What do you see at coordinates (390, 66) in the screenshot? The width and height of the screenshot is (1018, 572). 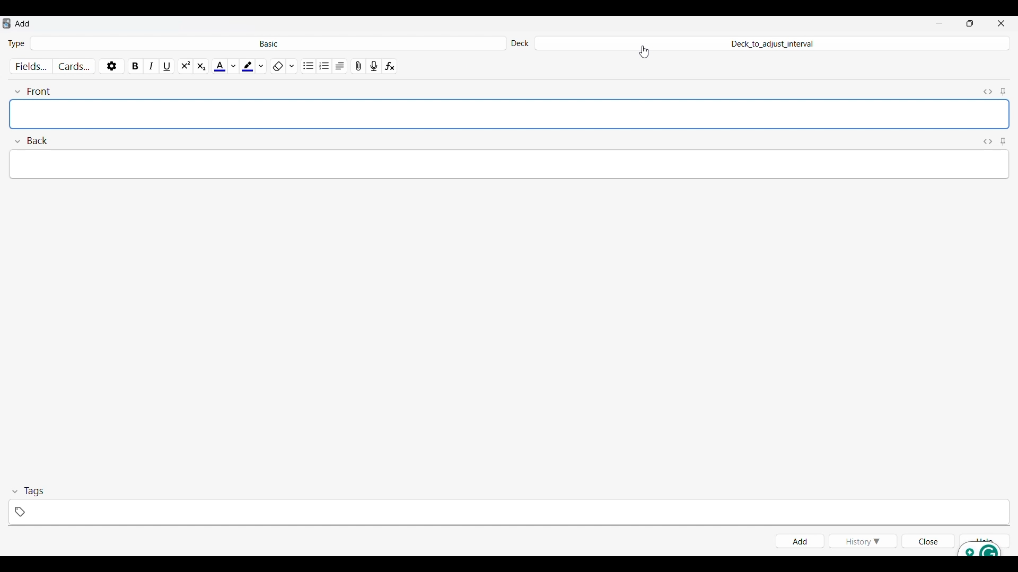 I see `Equations` at bounding box center [390, 66].